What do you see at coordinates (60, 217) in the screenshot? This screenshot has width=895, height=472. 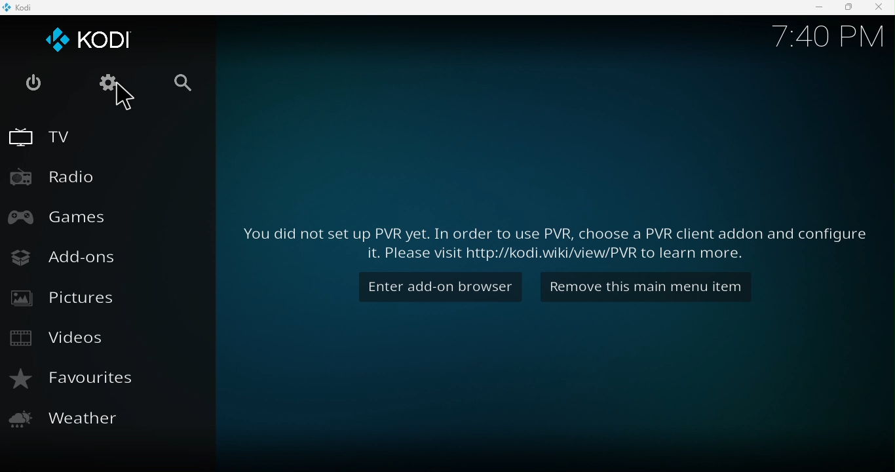 I see `Games` at bounding box center [60, 217].